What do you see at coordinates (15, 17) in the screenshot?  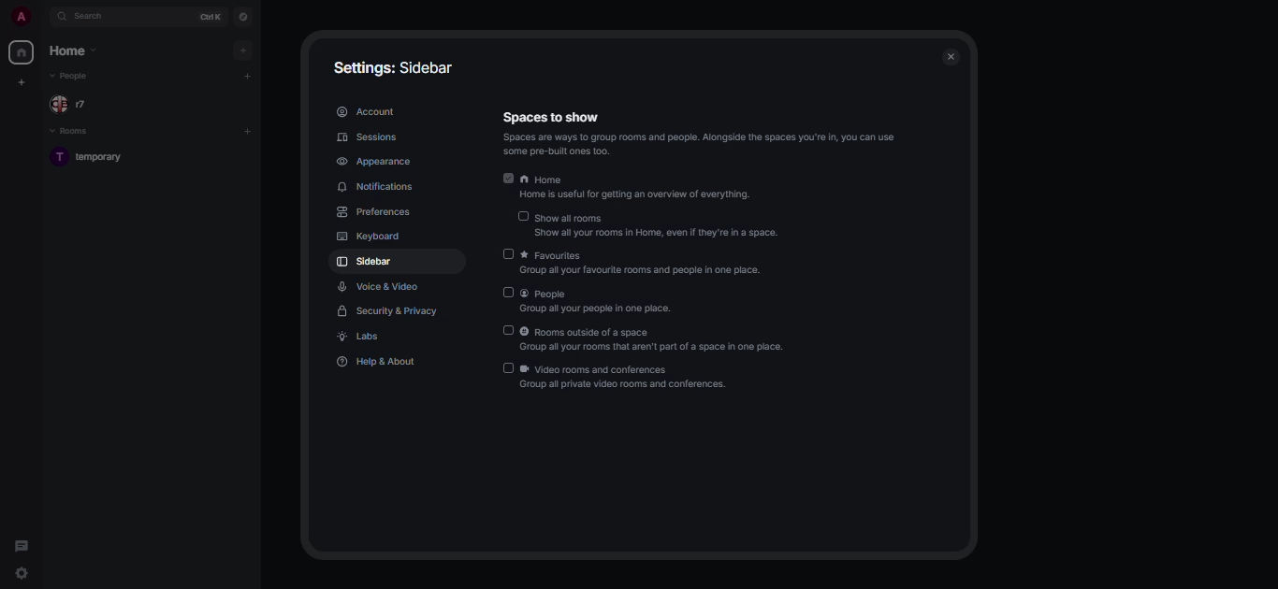 I see `profile` at bounding box center [15, 17].